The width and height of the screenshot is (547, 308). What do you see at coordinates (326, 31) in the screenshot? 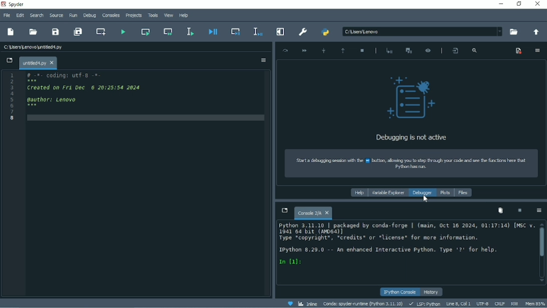
I see `PYTHONPATH manager` at bounding box center [326, 31].